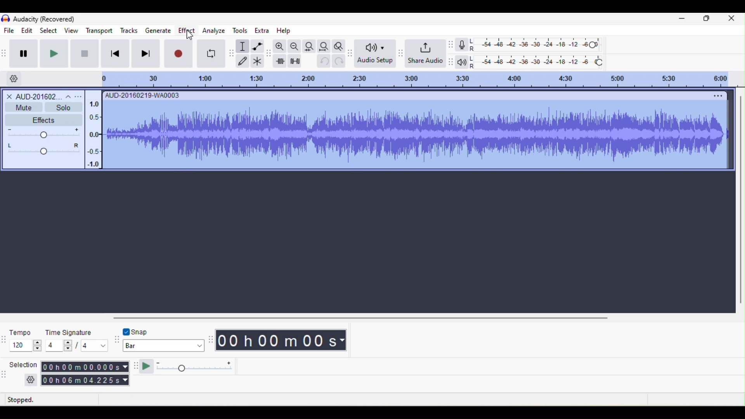 This screenshot has width=745, height=419. What do you see at coordinates (25, 339) in the screenshot?
I see `tempo` at bounding box center [25, 339].